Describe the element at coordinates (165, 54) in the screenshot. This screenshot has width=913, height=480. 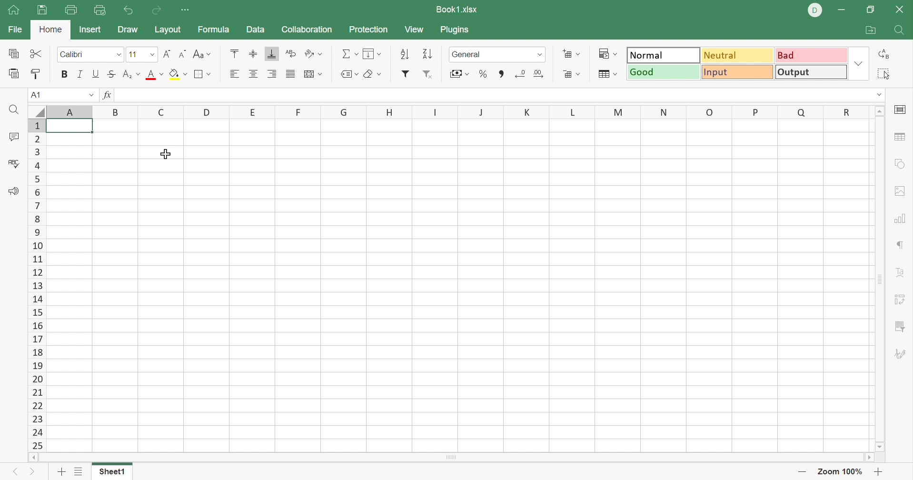
I see `Increment font size` at that location.